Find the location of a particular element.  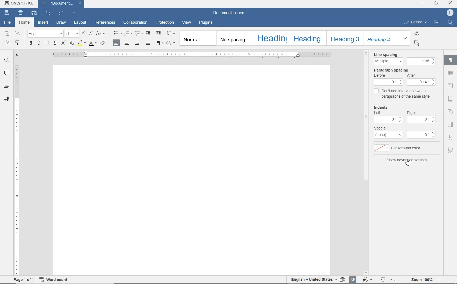

normal is located at coordinates (198, 38).